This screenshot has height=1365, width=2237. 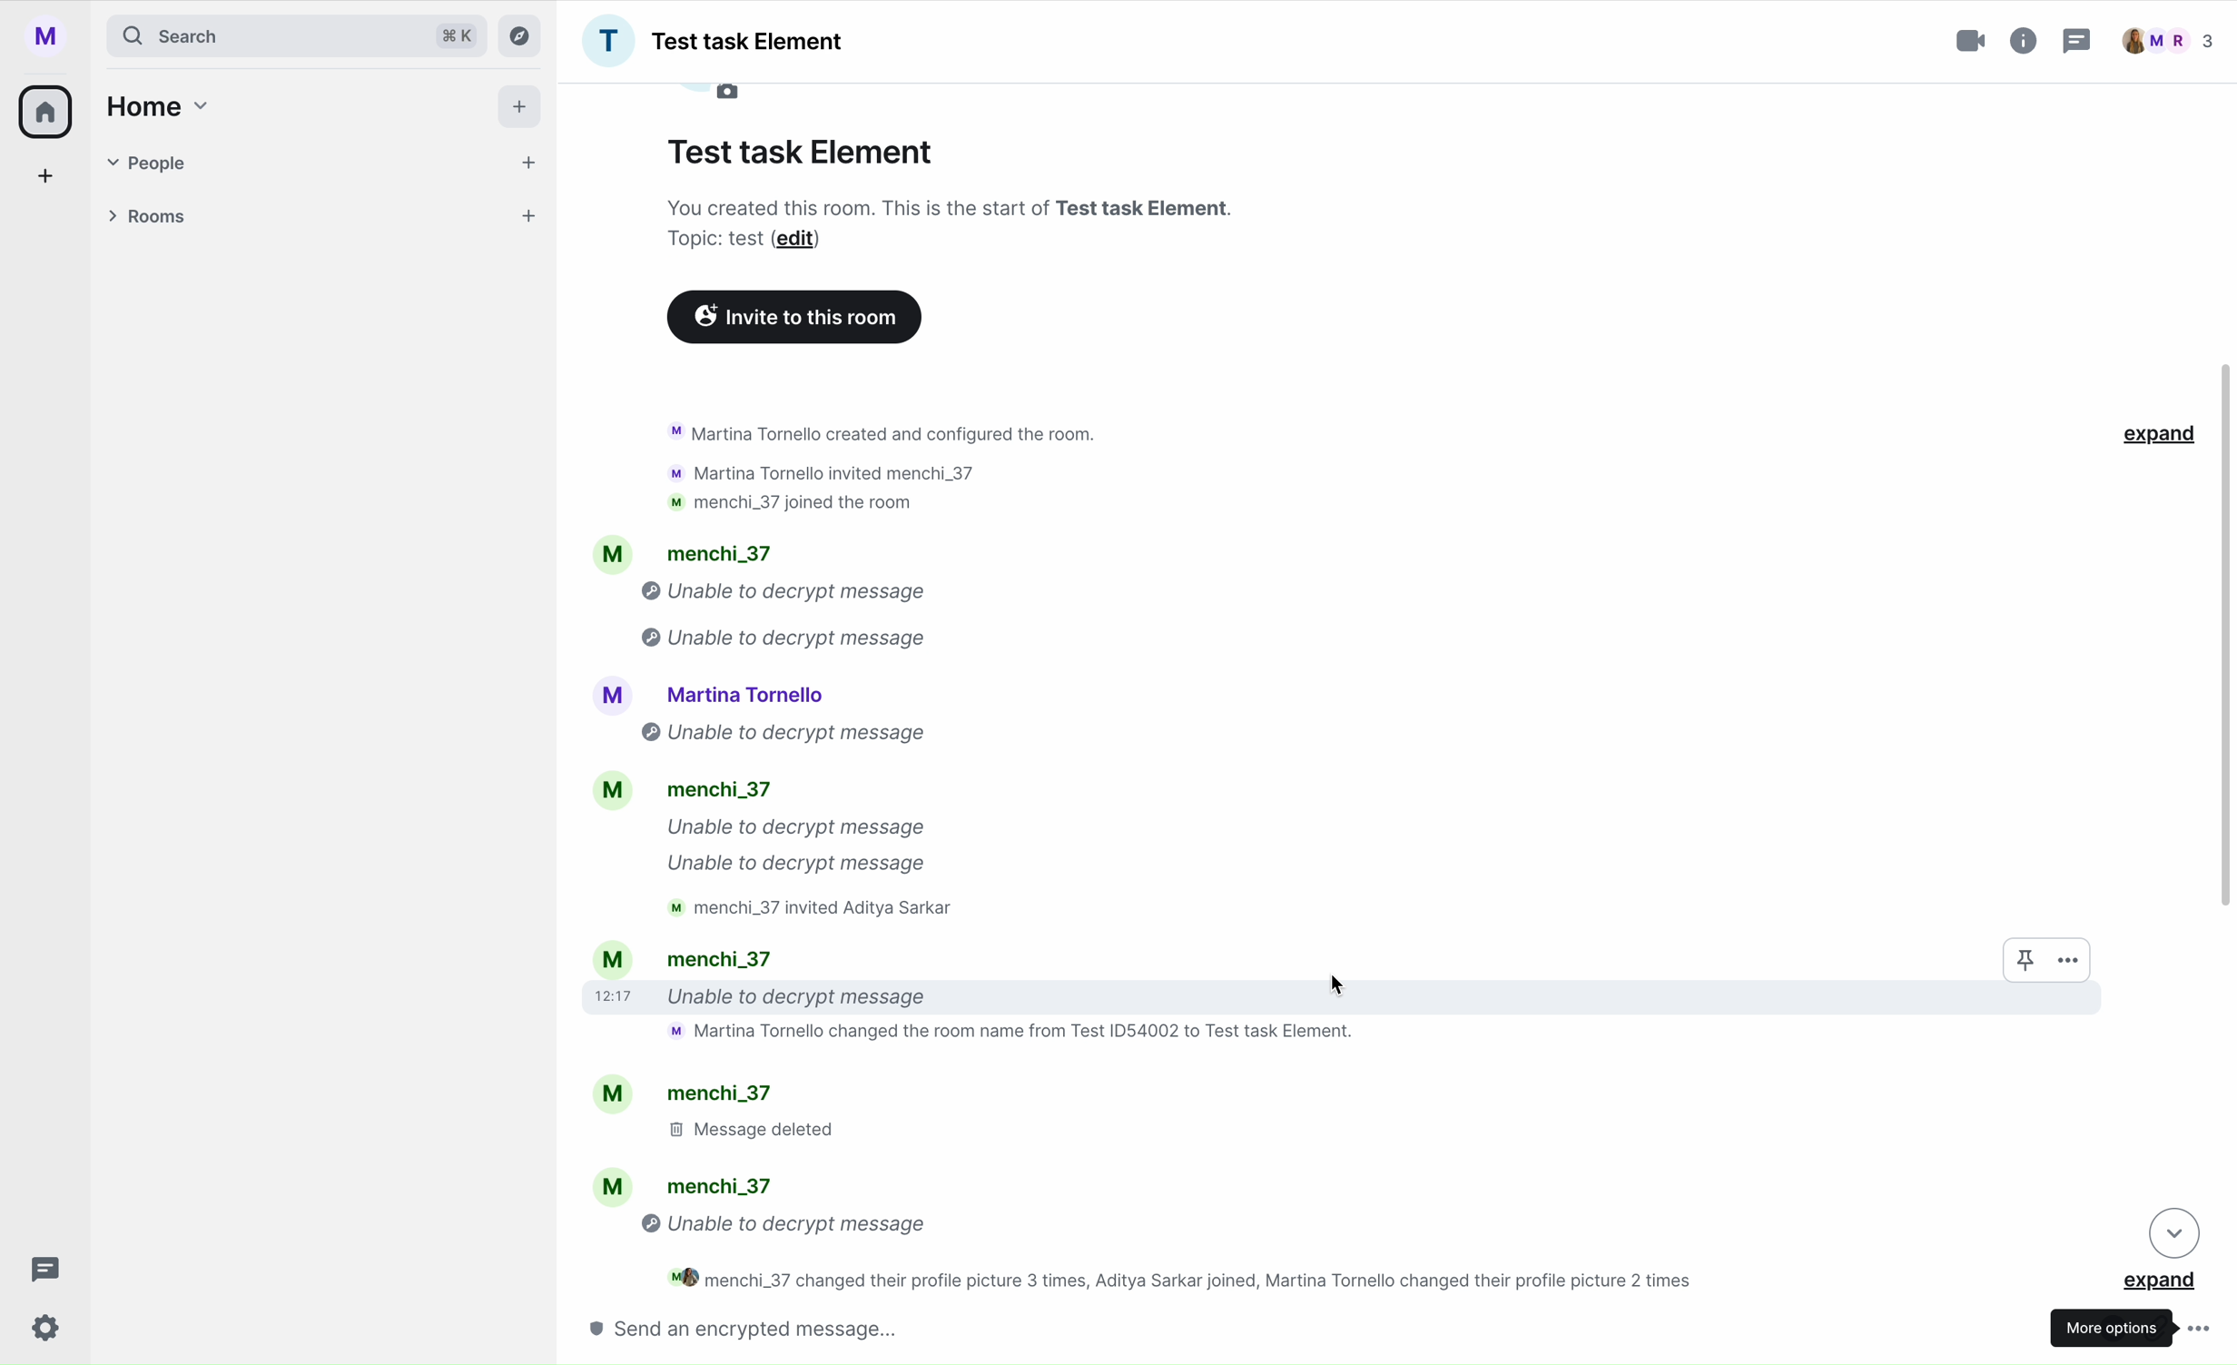 What do you see at coordinates (53, 36) in the screenshot?
I see `profile picture` at bounding box center [53, 36].